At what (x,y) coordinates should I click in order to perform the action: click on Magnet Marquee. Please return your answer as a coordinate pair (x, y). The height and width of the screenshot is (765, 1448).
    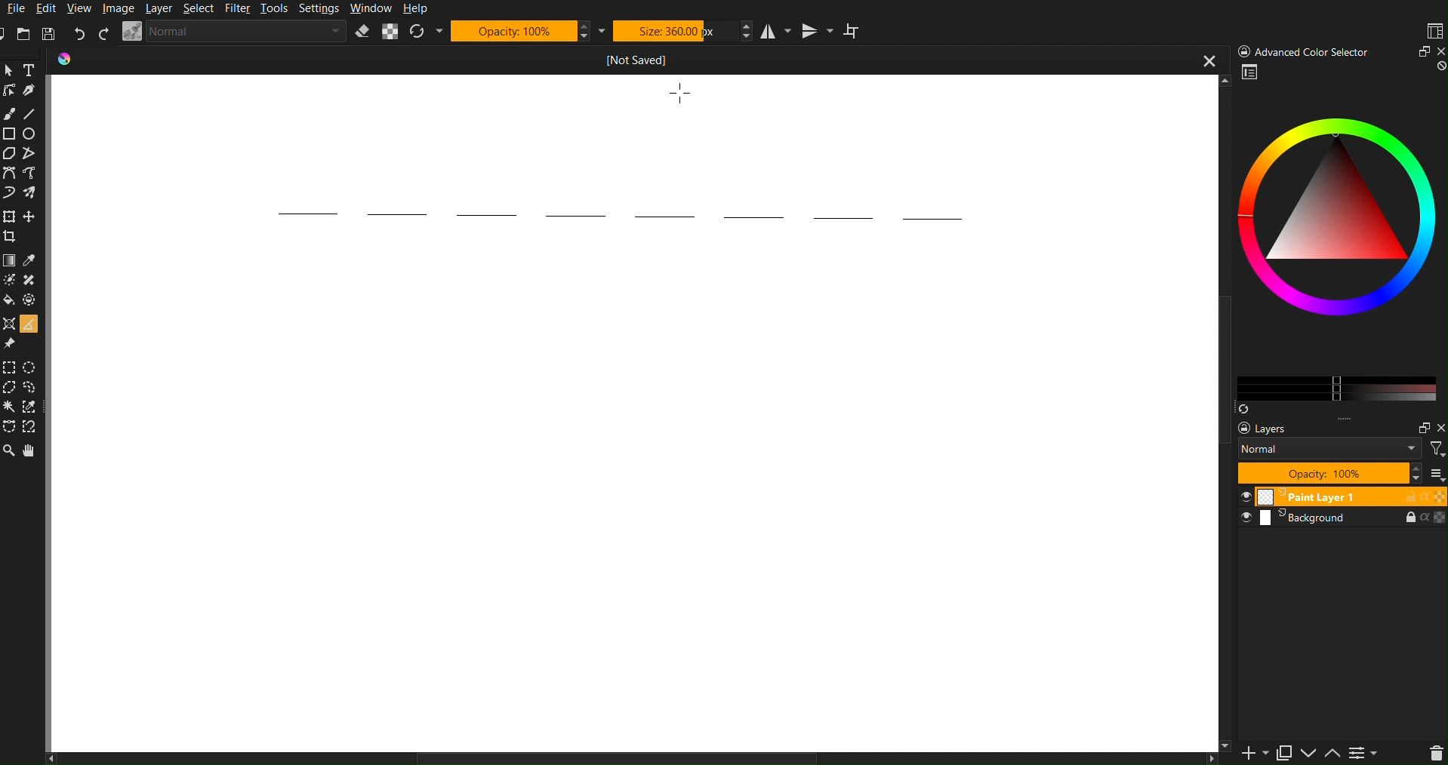
    Looking at the image, I should click on (31, 429).